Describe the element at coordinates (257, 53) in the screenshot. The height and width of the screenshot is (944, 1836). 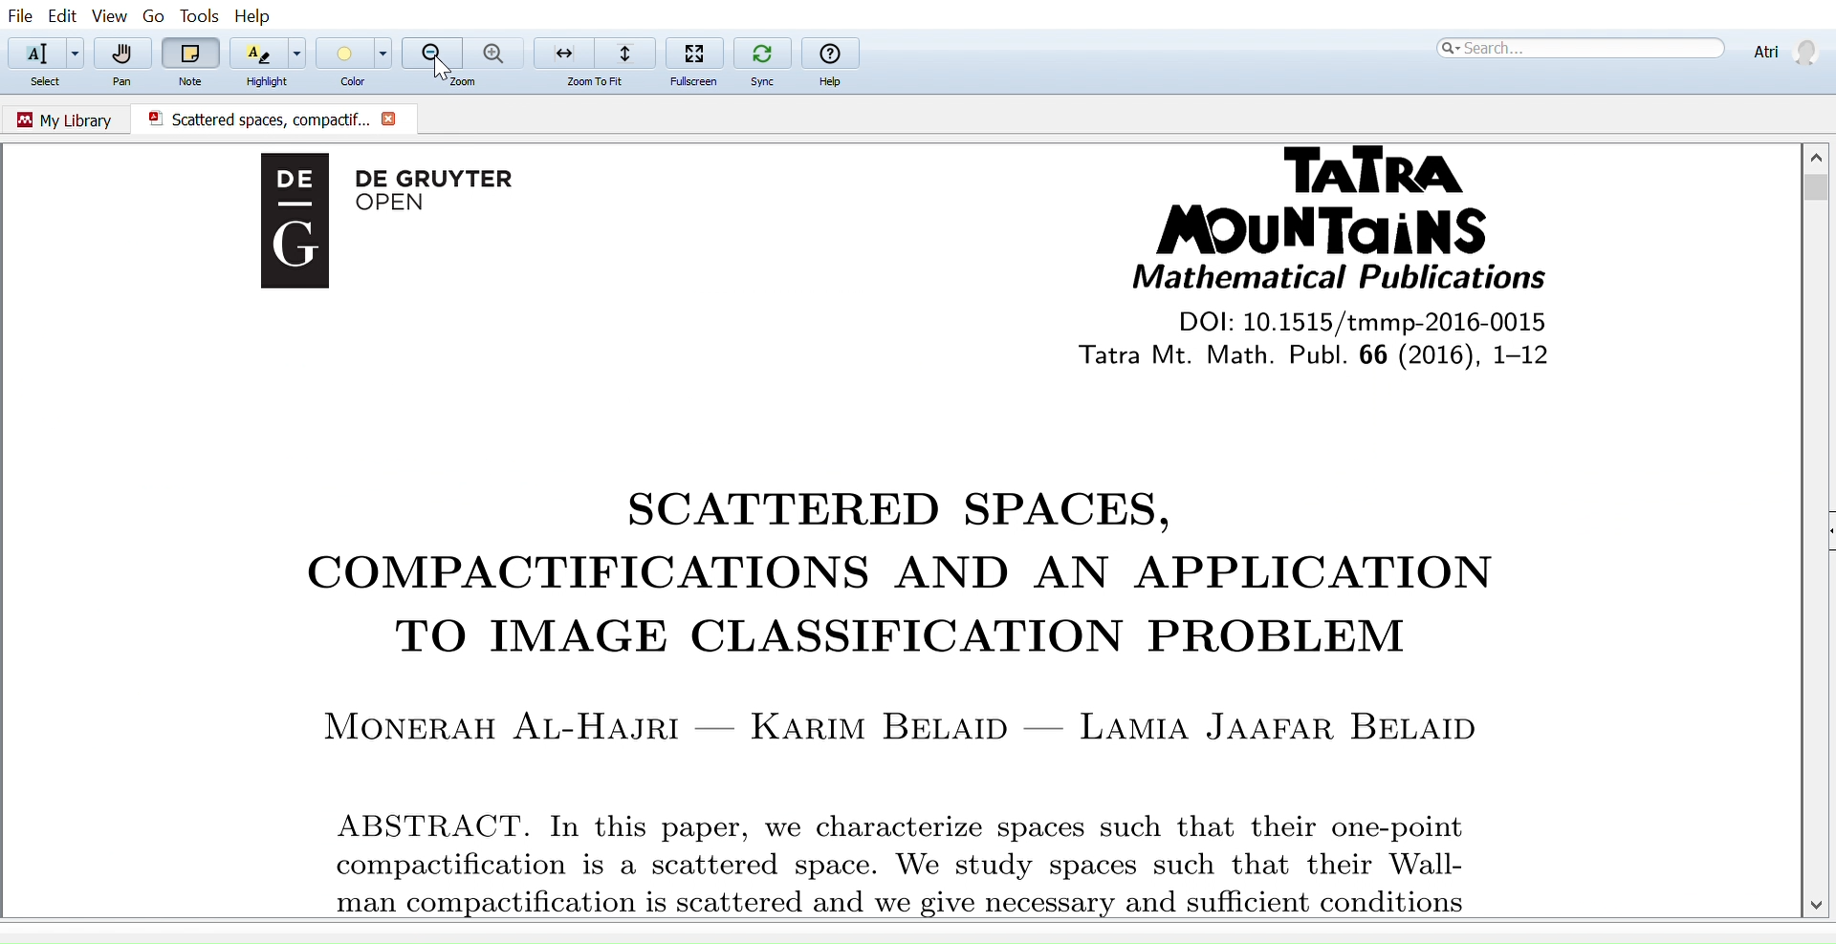
I see `Highlight` at that location.